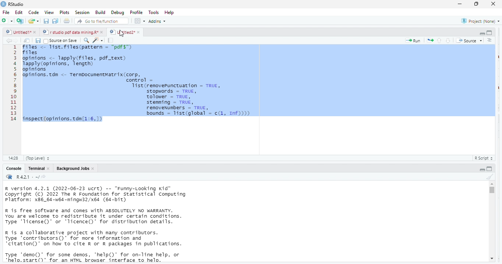  Describe the element at coordinates (100, 12) in the screenshot. I see `build` at that location.